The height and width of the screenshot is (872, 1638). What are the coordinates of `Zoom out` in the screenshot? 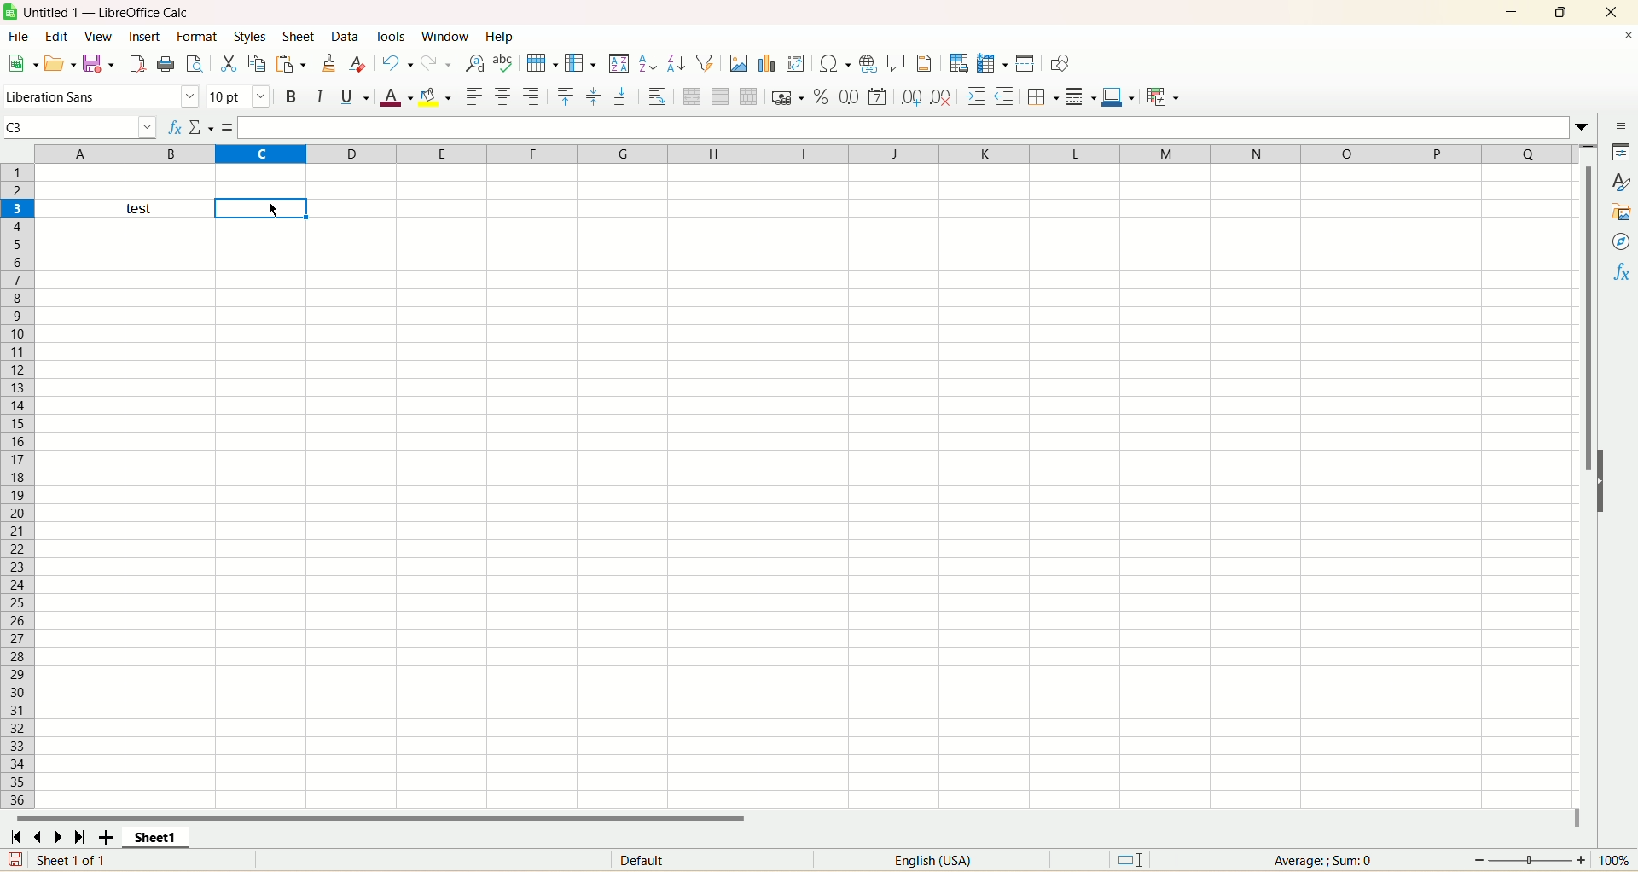 It's located at (1479, 860).